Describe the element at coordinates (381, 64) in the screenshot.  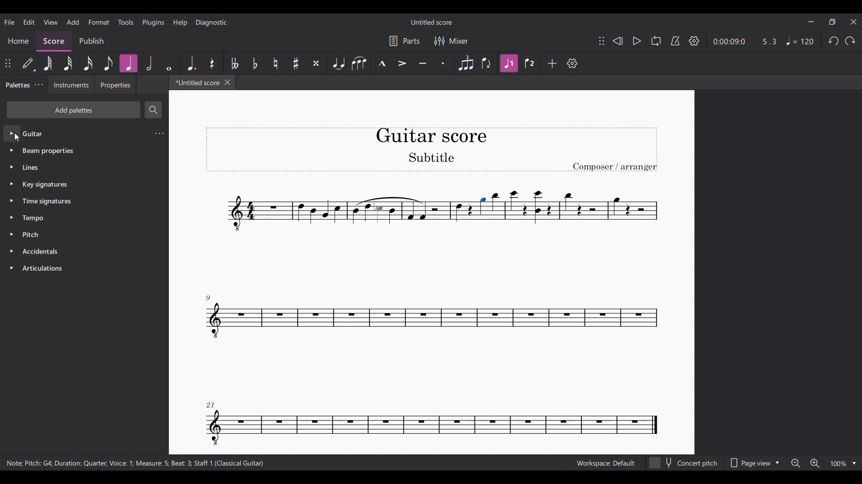
I see `Marcato` at that location.